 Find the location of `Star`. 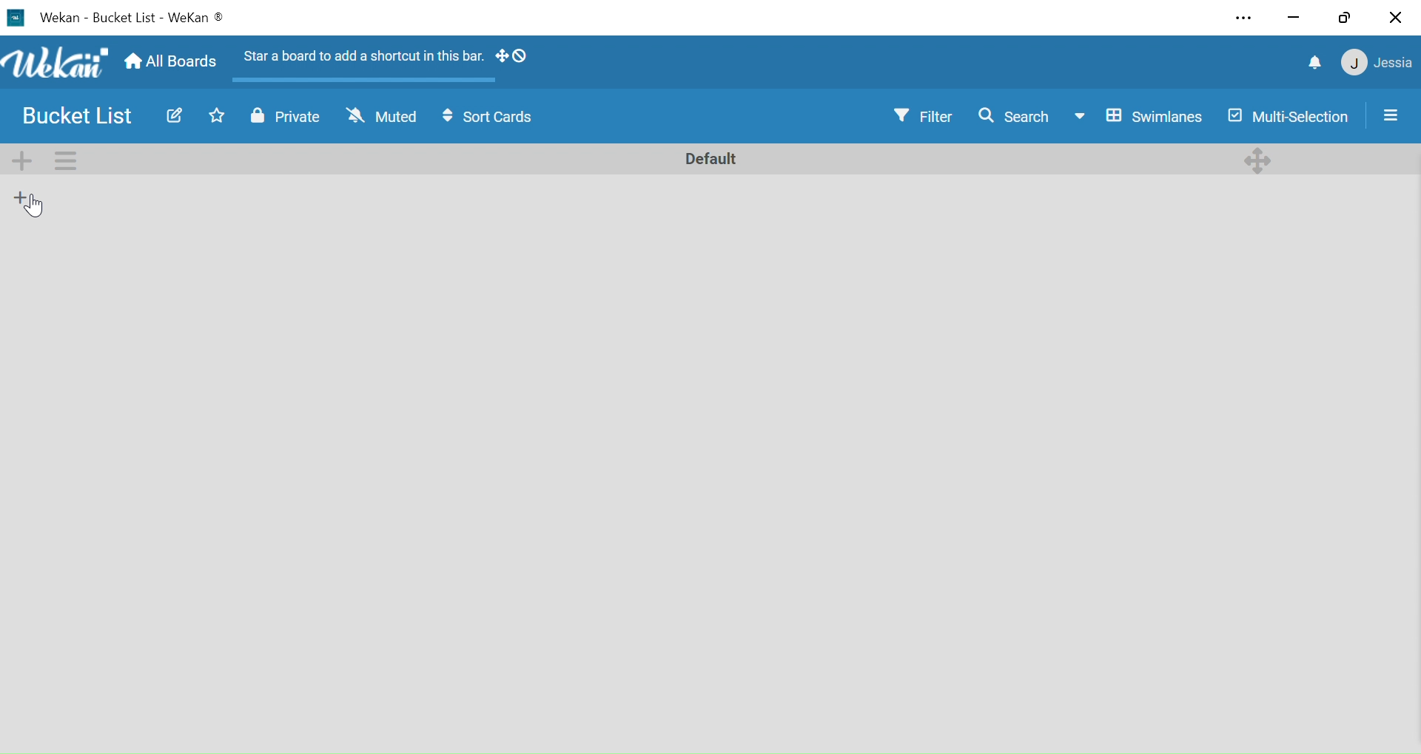

Star is located at coordinates (212, 116).